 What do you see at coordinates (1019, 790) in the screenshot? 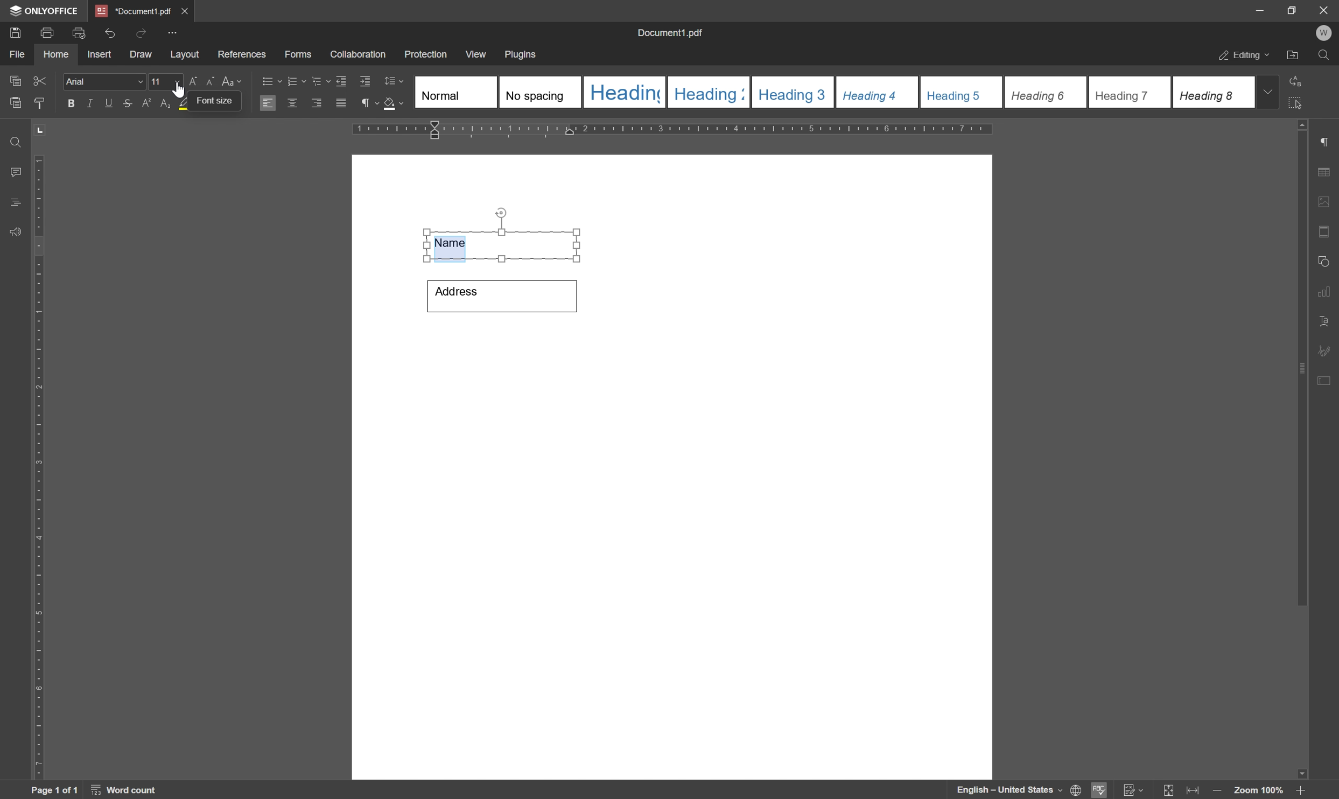
I see `English- united states` at bounding box center [1019, 790].